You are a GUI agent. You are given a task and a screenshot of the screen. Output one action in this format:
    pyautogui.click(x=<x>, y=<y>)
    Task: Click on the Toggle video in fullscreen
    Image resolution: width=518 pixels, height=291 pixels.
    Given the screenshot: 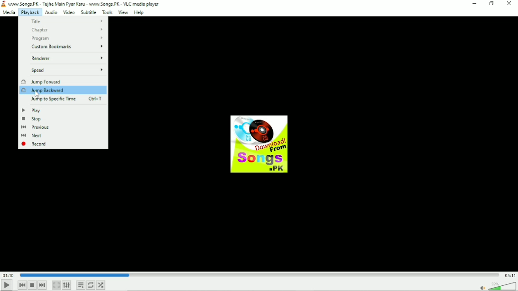 What is the action you would take?
    pyautogui.click(x=56, y=285)
    